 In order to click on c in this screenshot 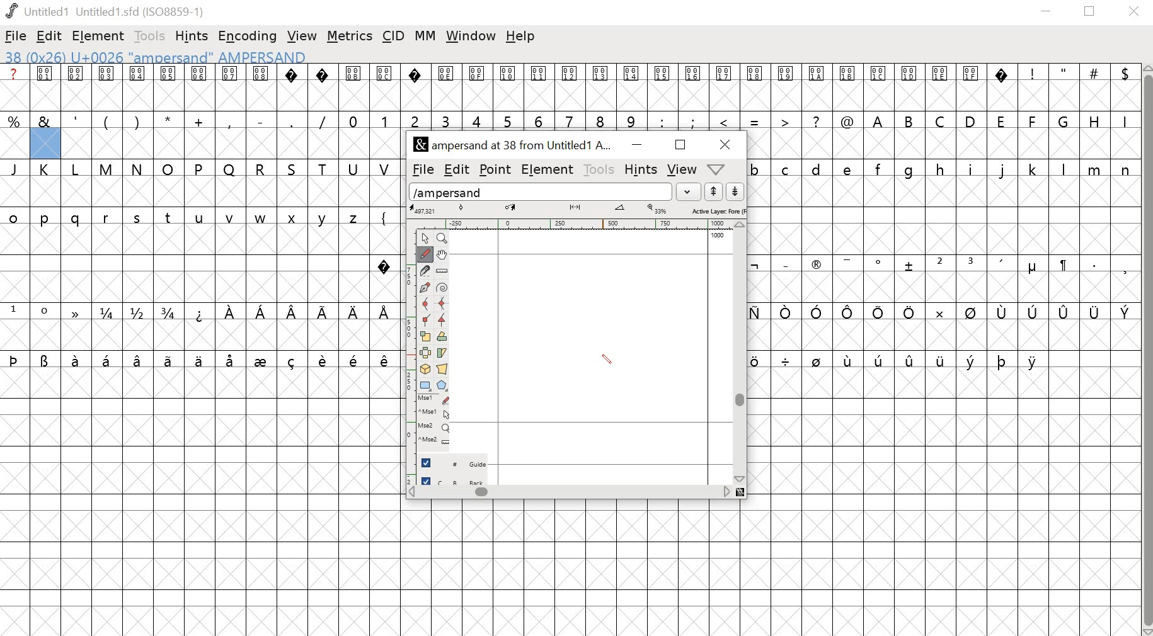, I will do `click(787, 169)`.